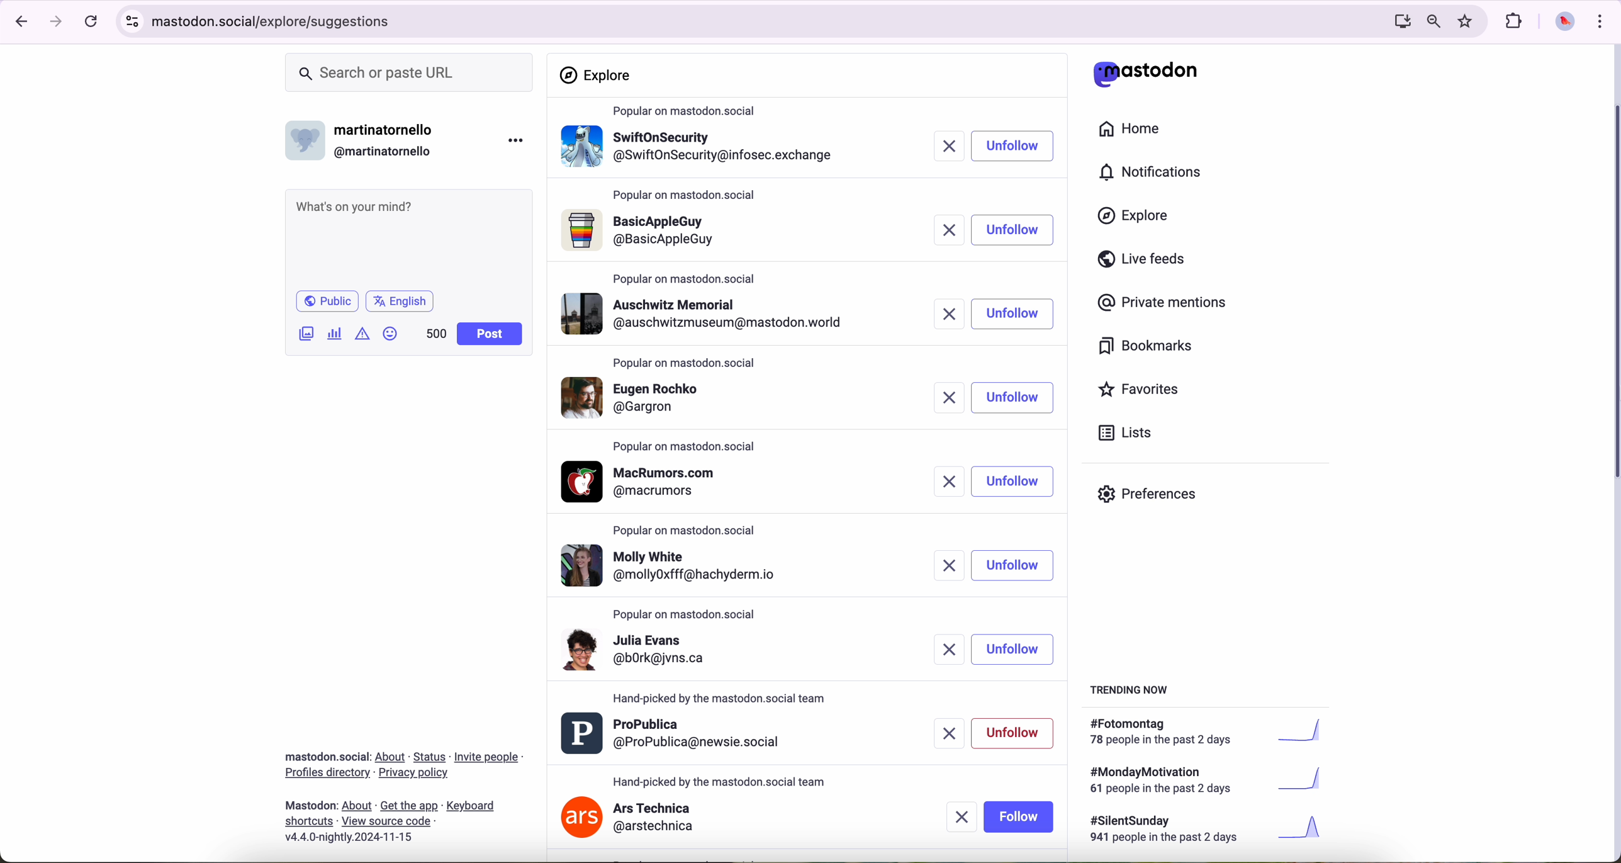 This screenshot has height=863, width=1621. What do you see at coordinates (307, 333) in the screenshot?
I see `attach image` at bounding box center [307, 333].